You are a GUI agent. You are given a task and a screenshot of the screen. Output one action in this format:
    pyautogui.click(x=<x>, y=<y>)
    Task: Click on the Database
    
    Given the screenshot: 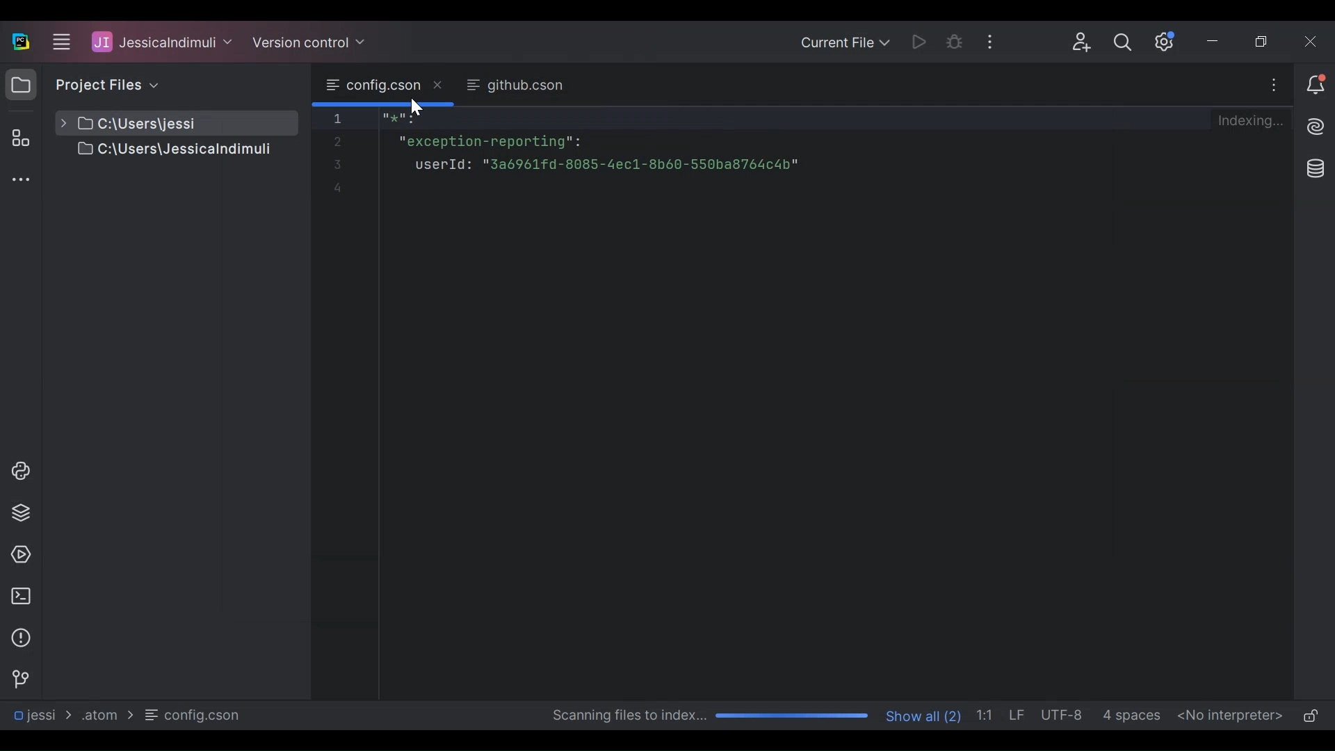 What is the action you would take?
    pyautogui.click(x=1317, y=170)
    